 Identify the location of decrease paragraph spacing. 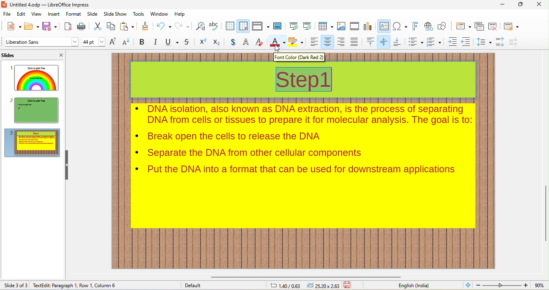
(516, 41).